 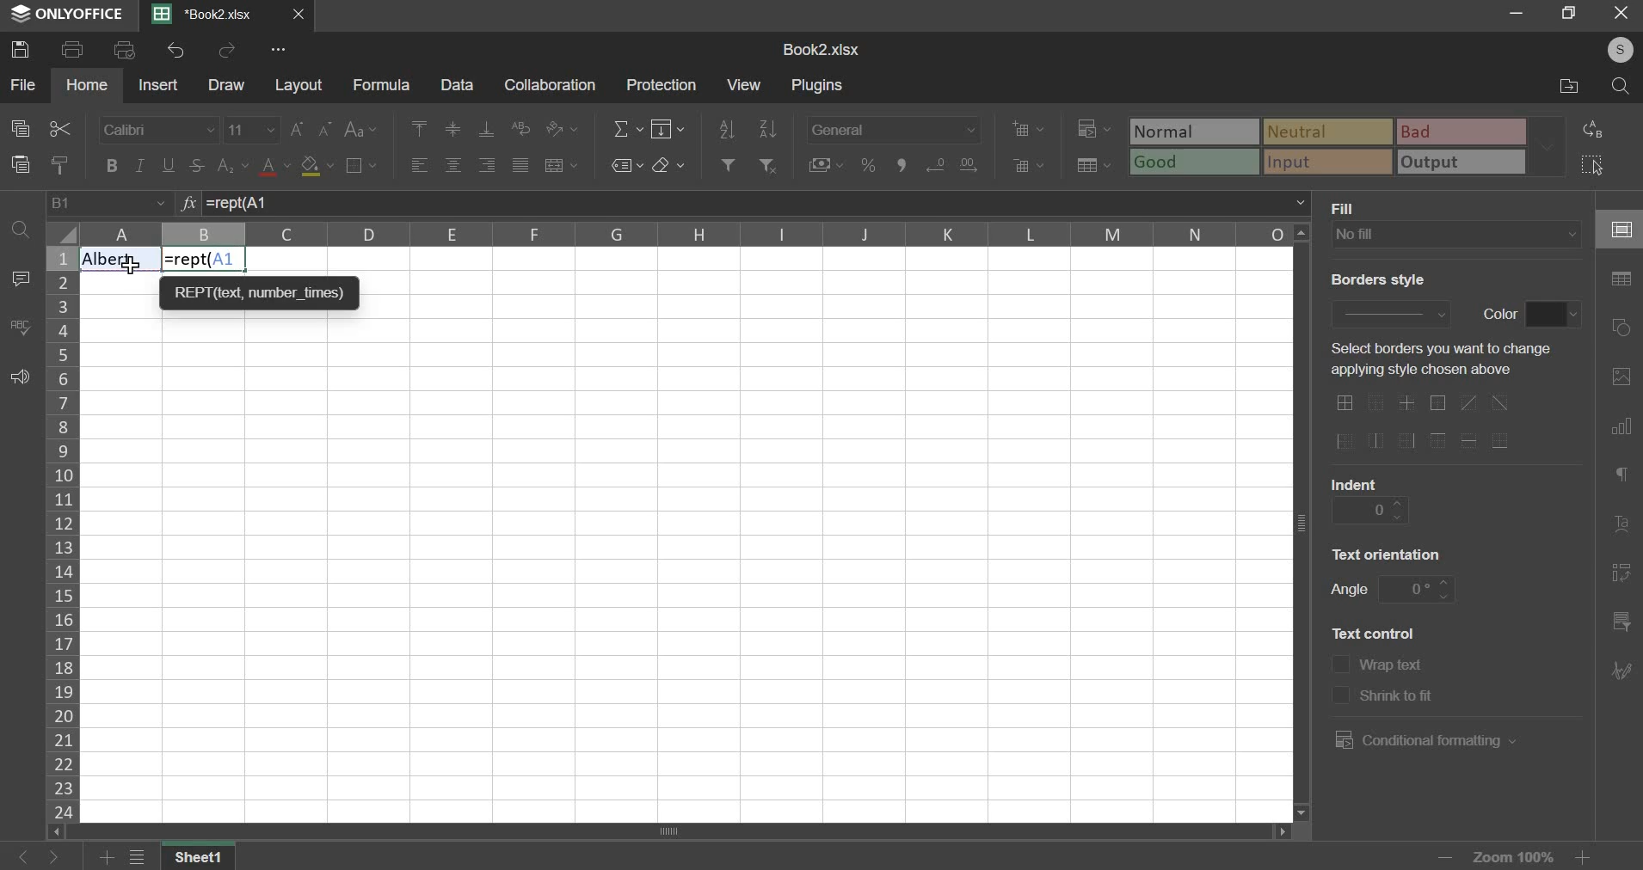 I want to click on save, so click(x=20, y=49).